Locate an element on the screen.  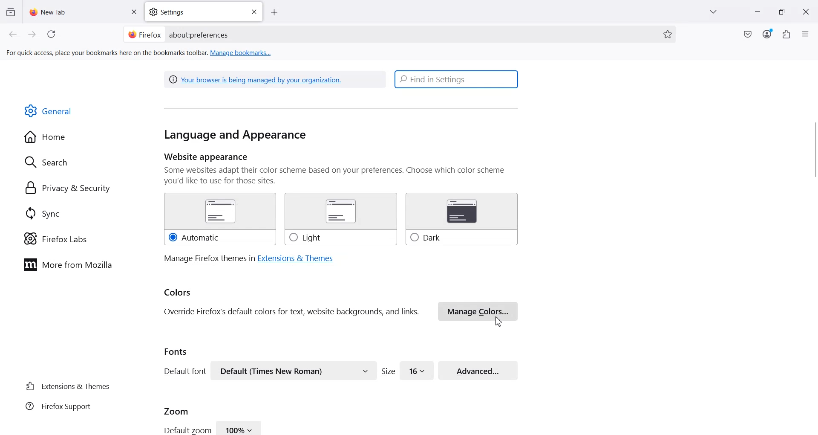
Close is located at coordinates (133, 12).